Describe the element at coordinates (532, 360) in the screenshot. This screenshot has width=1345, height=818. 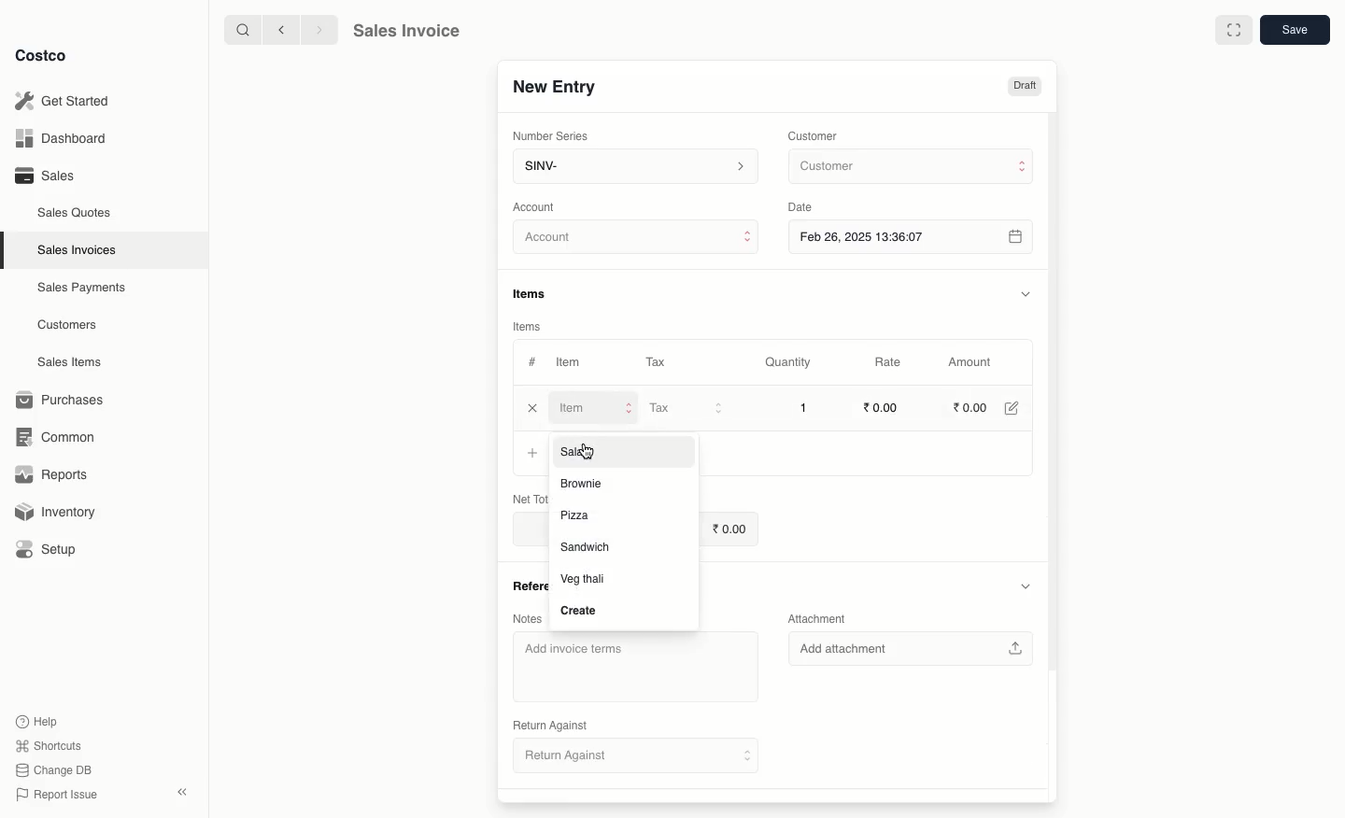
I see `#` at that location.